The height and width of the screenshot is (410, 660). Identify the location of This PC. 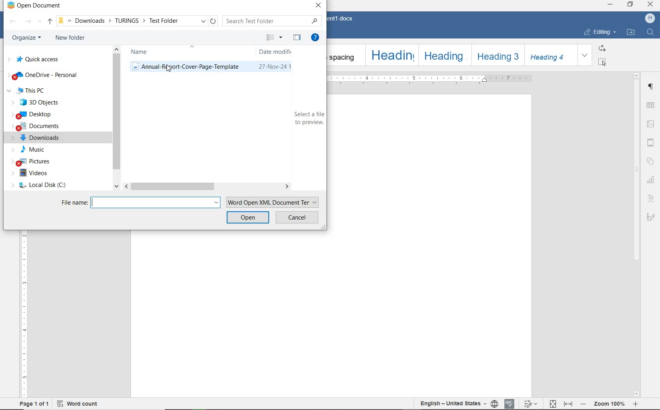
(37, 91).